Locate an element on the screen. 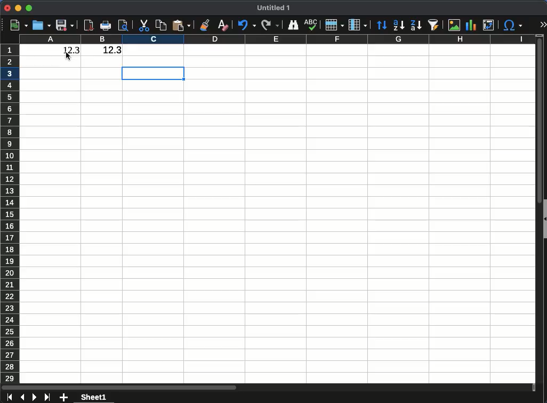 The height and width of the screenshot is (403, 547). previous sheet is located at coordinates (22, 397).